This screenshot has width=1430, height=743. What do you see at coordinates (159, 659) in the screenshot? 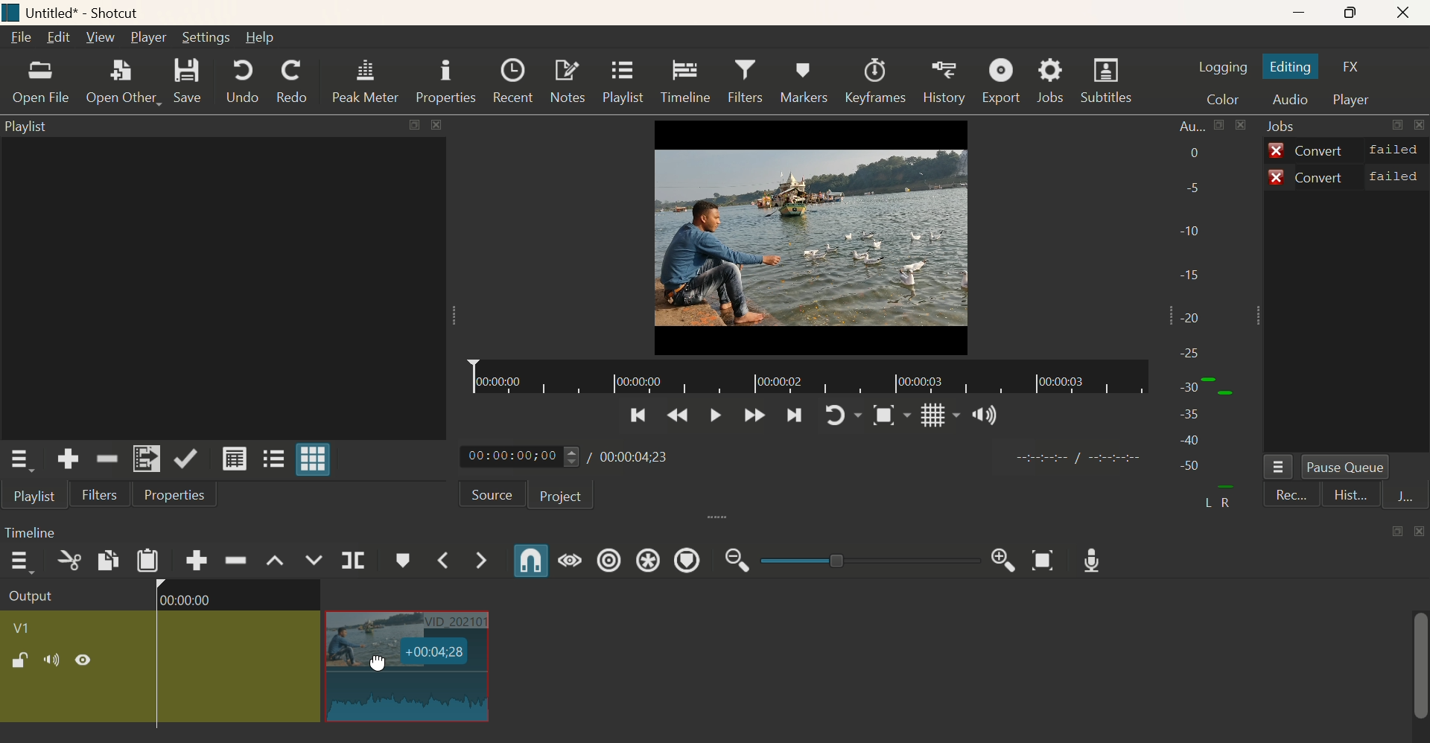
I see `Clip` at bounding box center [159, 659].